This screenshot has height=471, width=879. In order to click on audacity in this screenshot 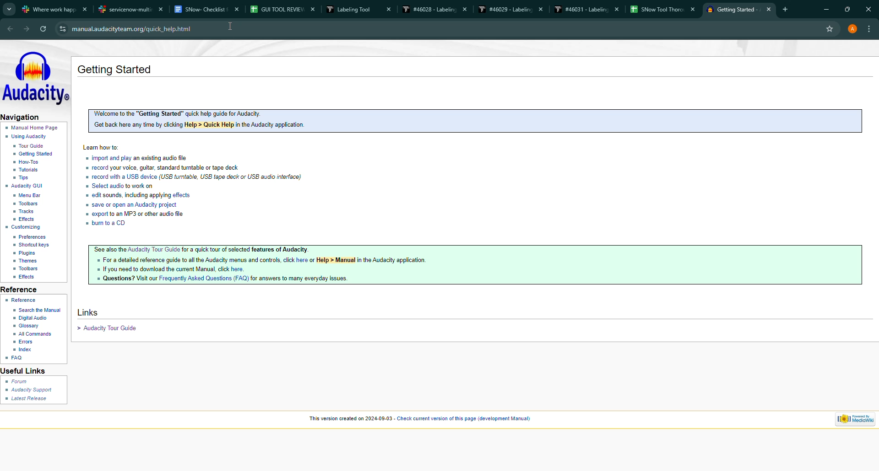, I will do `click(38, 79)`.